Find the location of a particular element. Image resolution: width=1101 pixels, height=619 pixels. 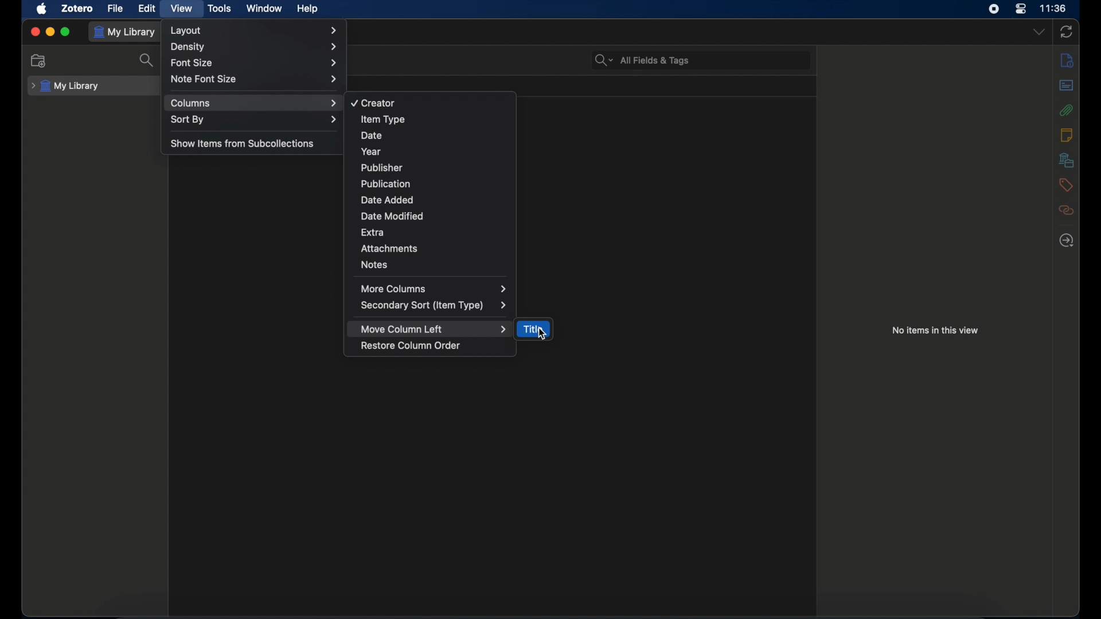

edit is located at coordinates (148, 9).